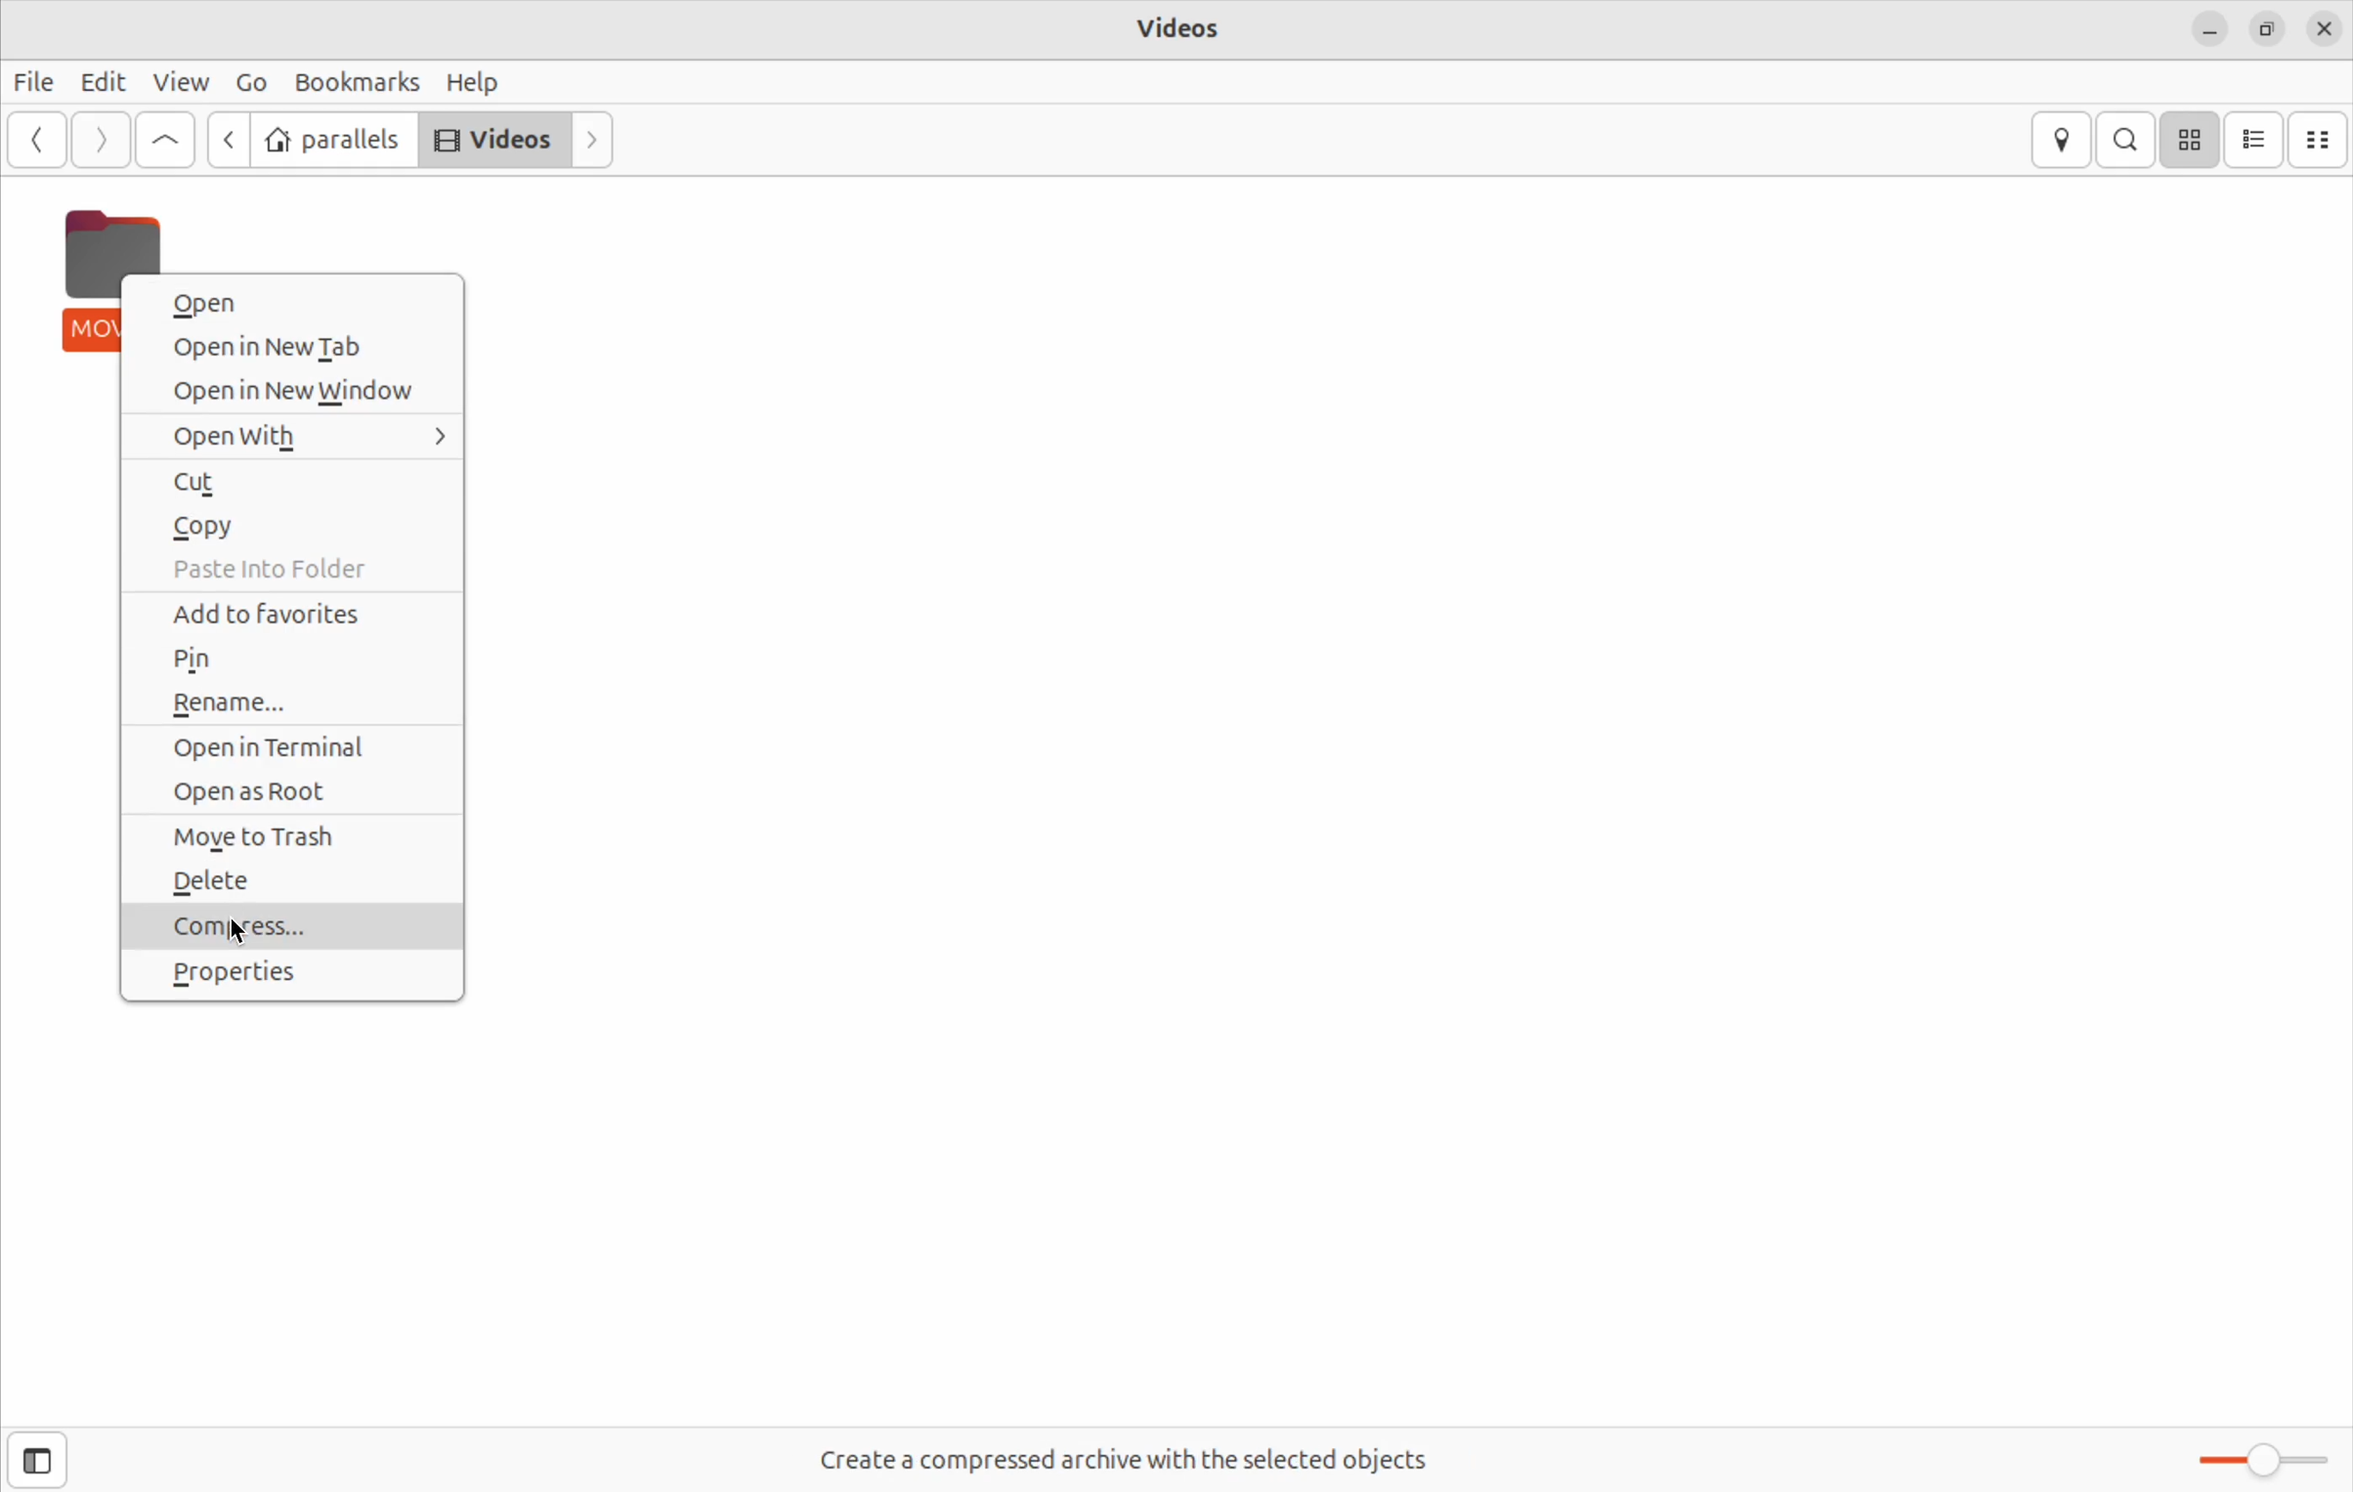 This screenshot has height=1492, width=2353. Describe the element at coordinates (293, 614) in the screenshot. I see `add to favourites` at that location.